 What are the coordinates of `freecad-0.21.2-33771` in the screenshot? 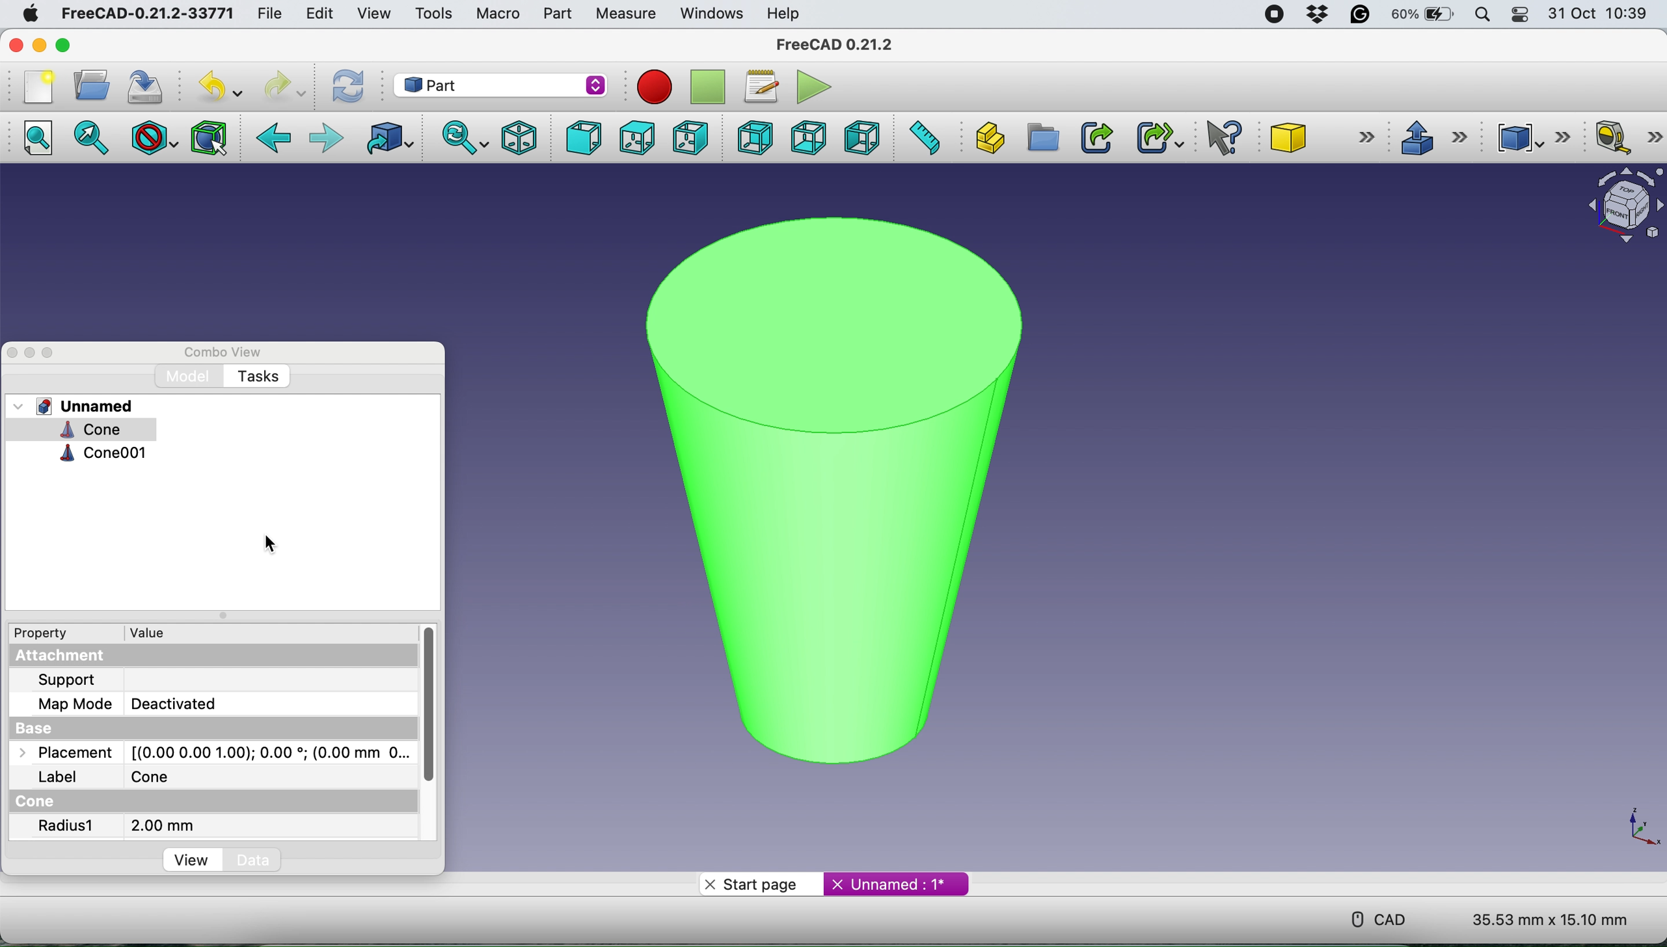 It's located at (148, 14).